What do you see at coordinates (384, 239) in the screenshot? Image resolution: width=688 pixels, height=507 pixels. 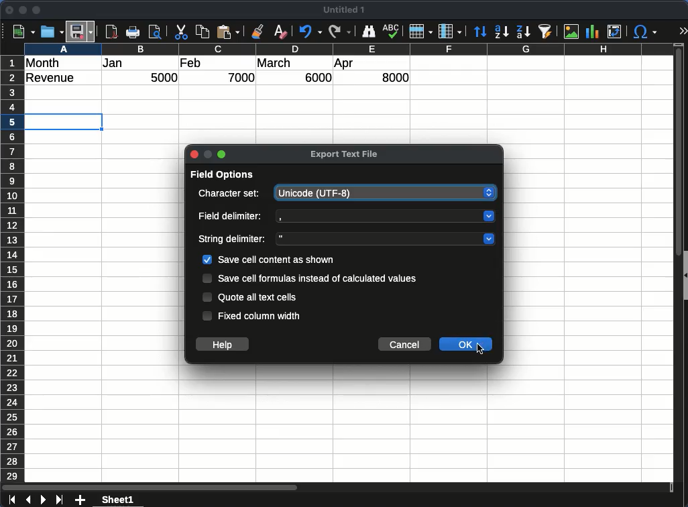 I see `"` at bounding box center [384, 239].